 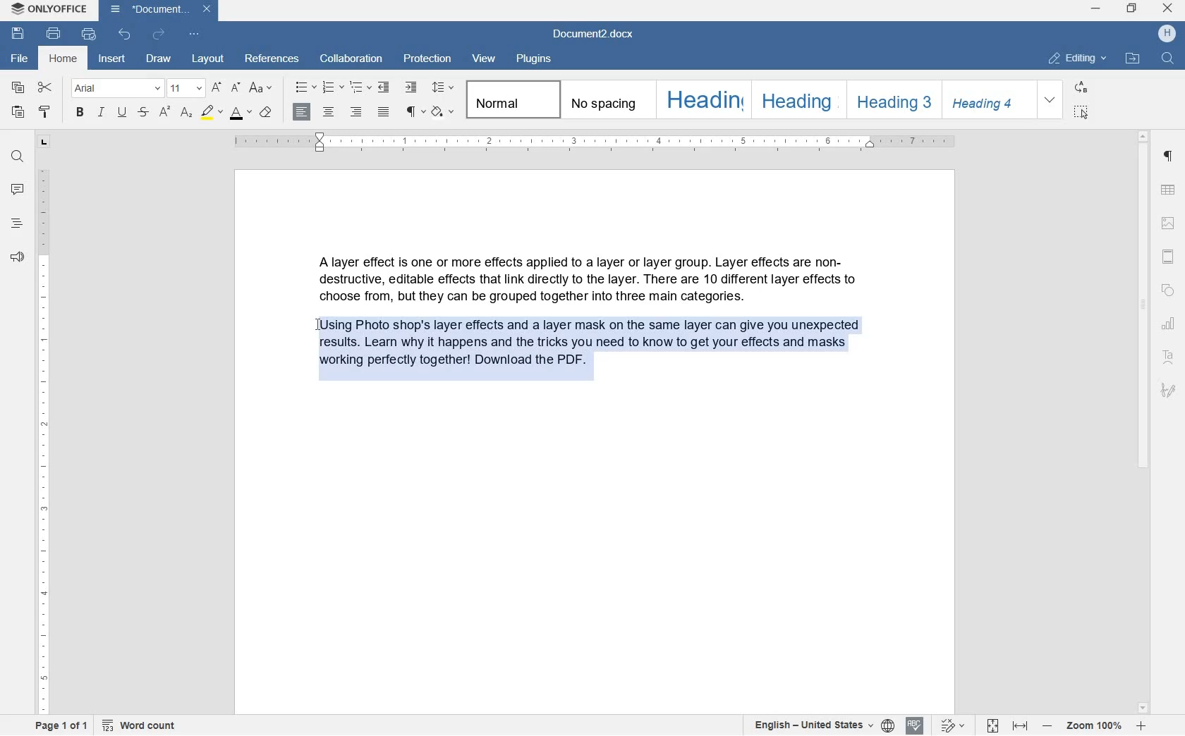 What do you see at coordinates (210, 112) in the screenshot?
I see `HIGHLIGHT COLOR` at bounding box center [210, 112].